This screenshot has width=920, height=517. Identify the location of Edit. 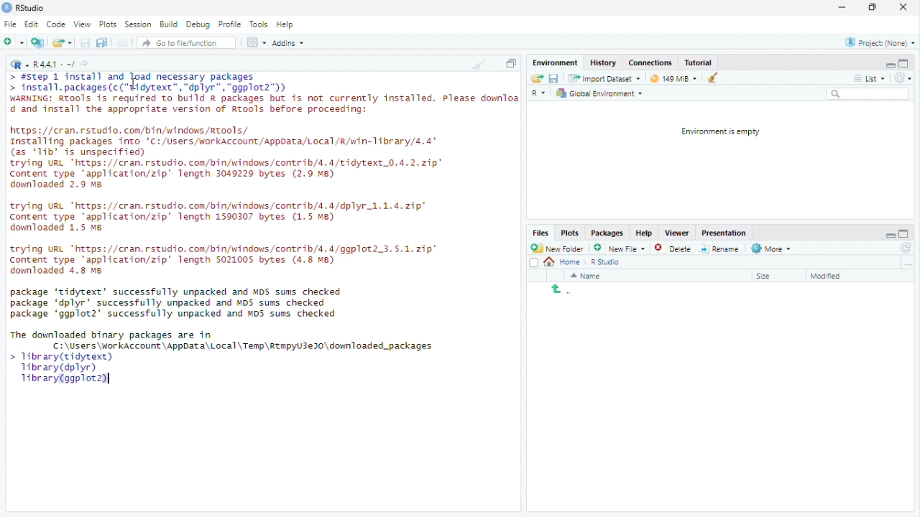
(32, 24).